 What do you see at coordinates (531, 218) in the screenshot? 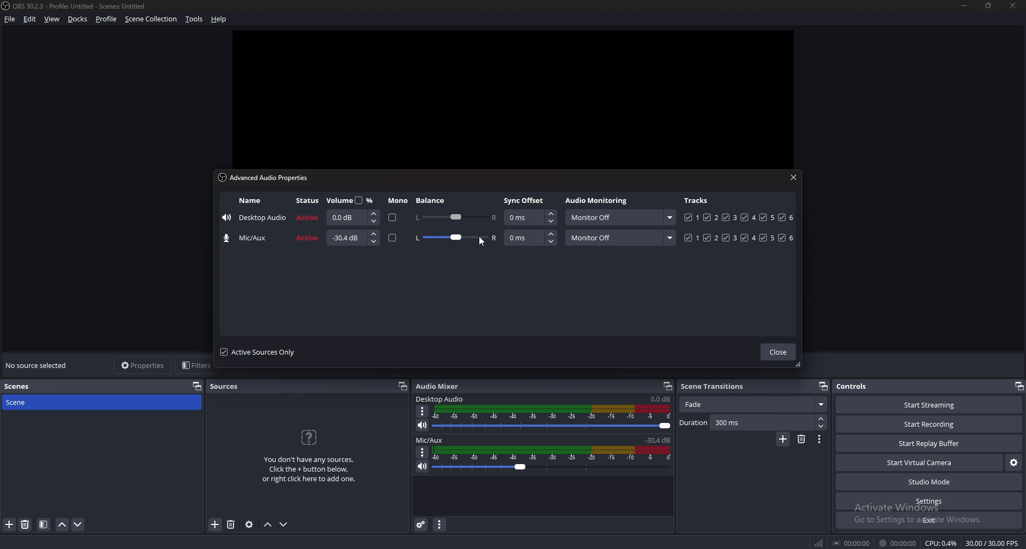
I see `sync offset` at bounding box center [531, 218].